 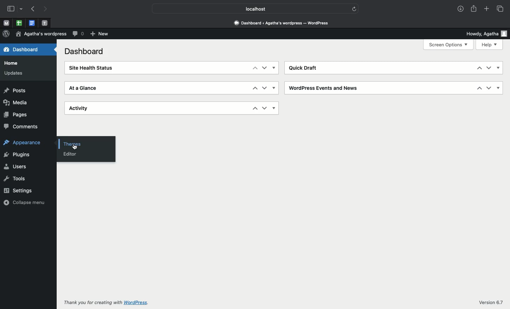 What do you see at coordinates (26, 143) in the screenshot?
I see `Appearance` at bounding box center [26, 143].